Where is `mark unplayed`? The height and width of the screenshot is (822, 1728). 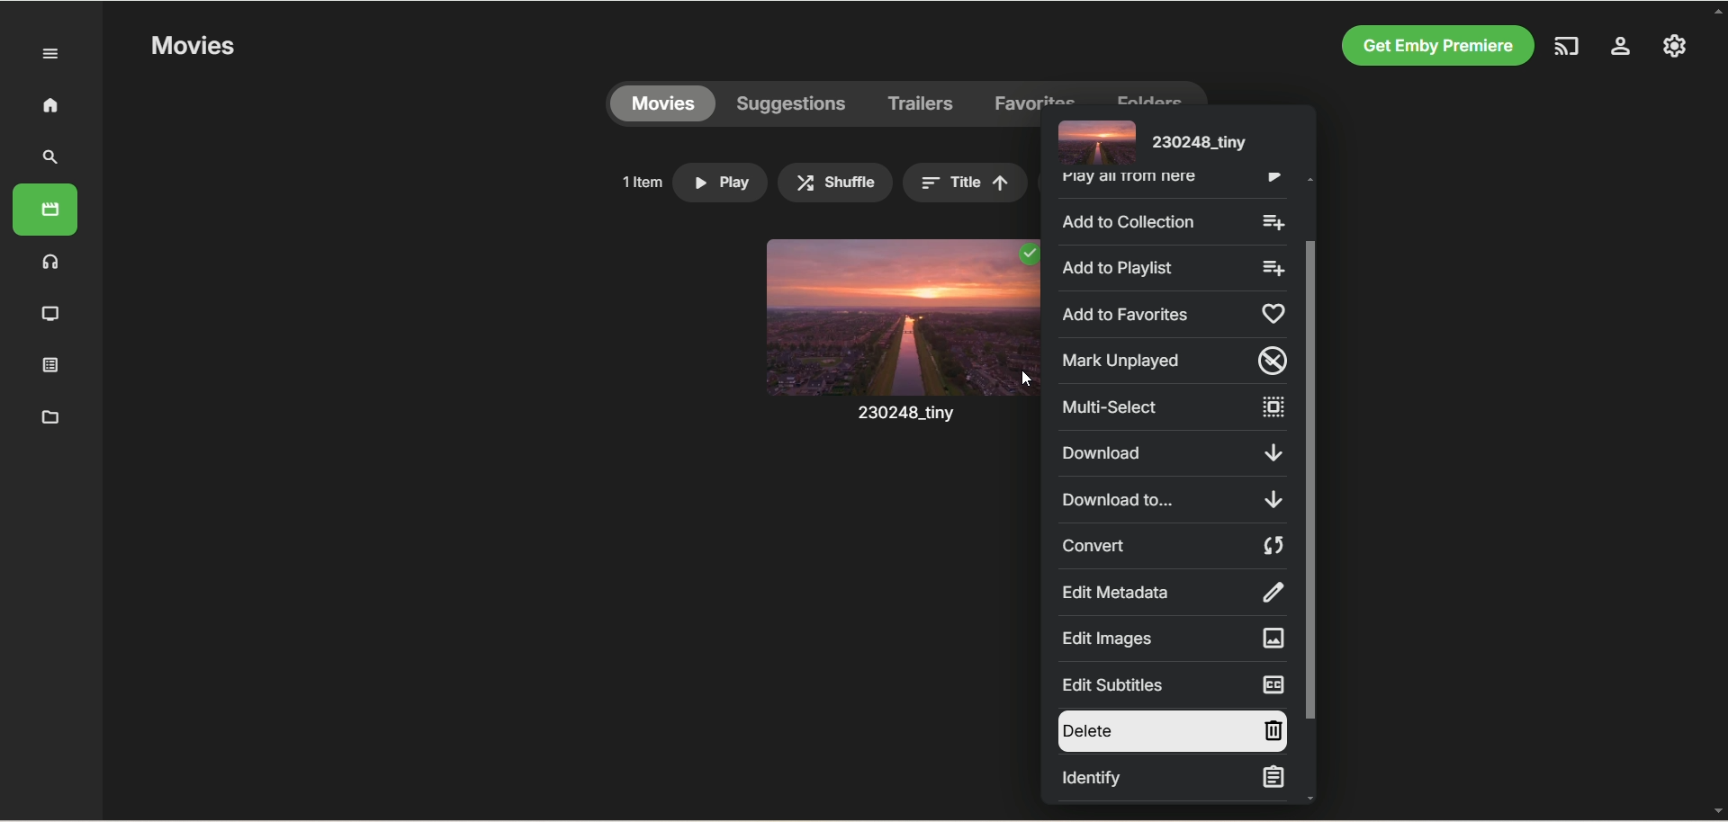
mark unplayed is located at coordinates (1169, 360).